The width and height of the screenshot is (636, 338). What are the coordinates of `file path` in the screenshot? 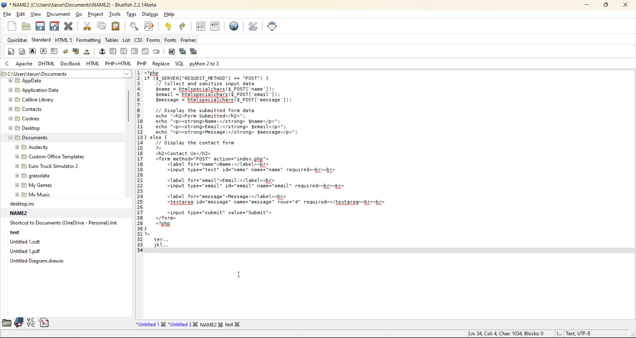 It's located at (65, 73).